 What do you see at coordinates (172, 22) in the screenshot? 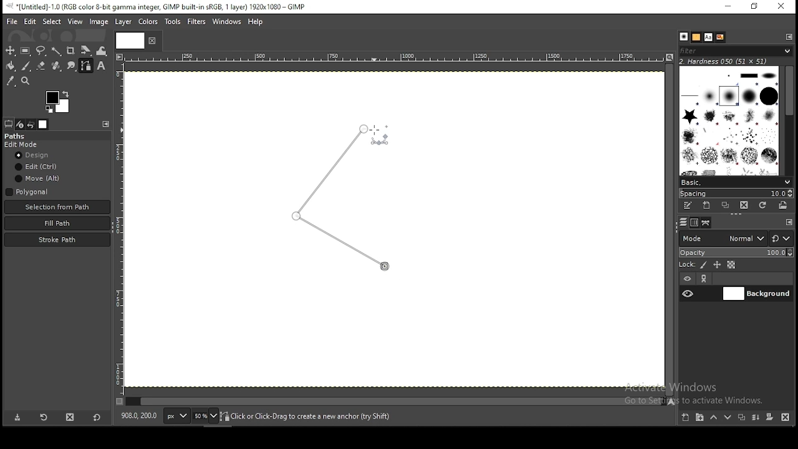
I see `tools` at bounding box center [172, 22].